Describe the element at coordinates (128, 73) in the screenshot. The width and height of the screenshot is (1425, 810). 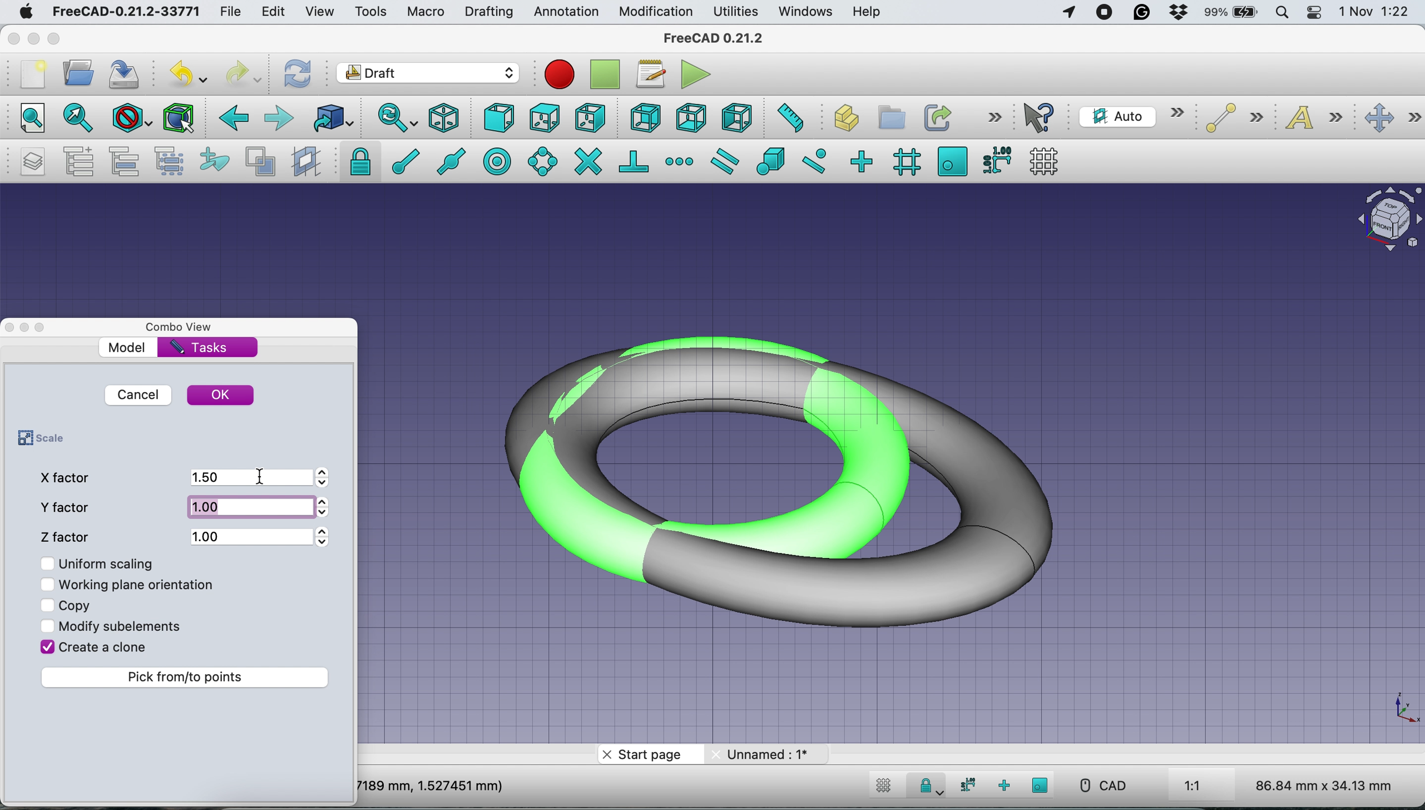
I see `save` at that location.